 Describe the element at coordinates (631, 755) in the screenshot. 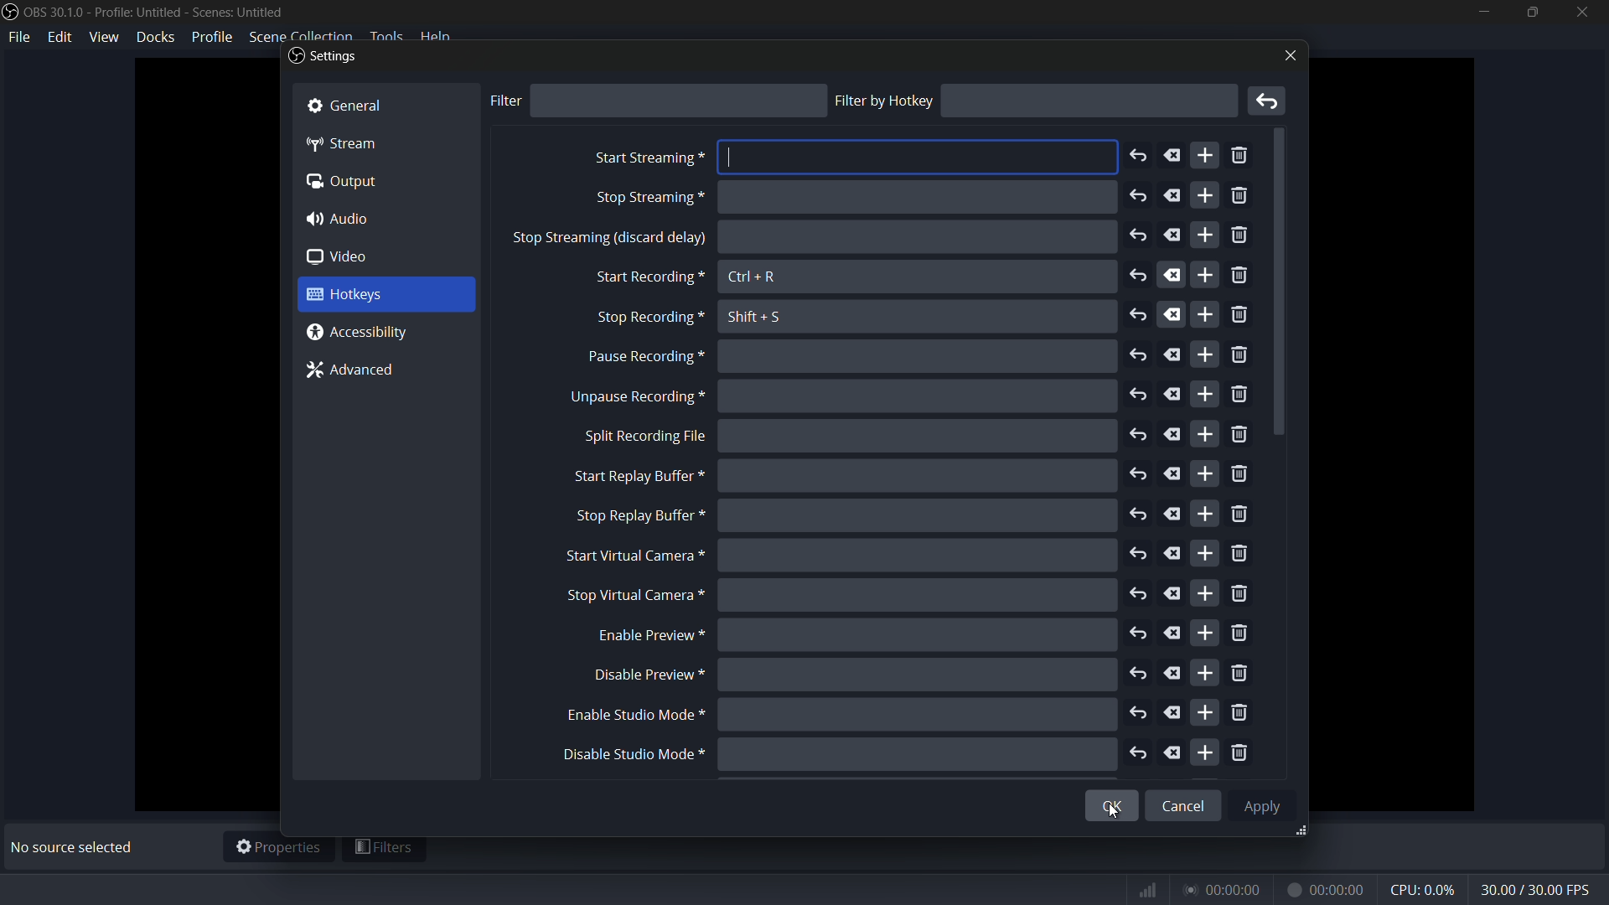

I see `disable studio mode` at that location.